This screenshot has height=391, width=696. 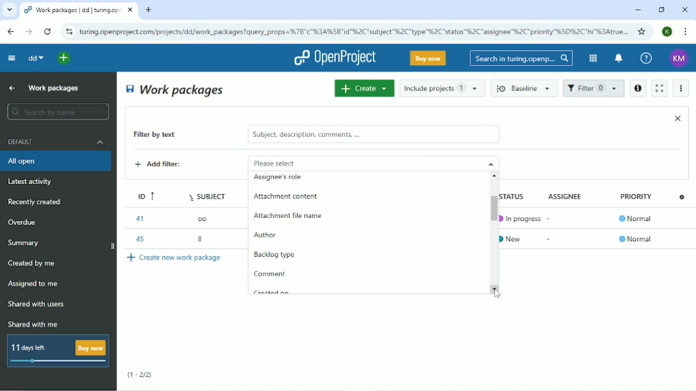 I want to click on Include projects 1, so click(x=442, y=88).